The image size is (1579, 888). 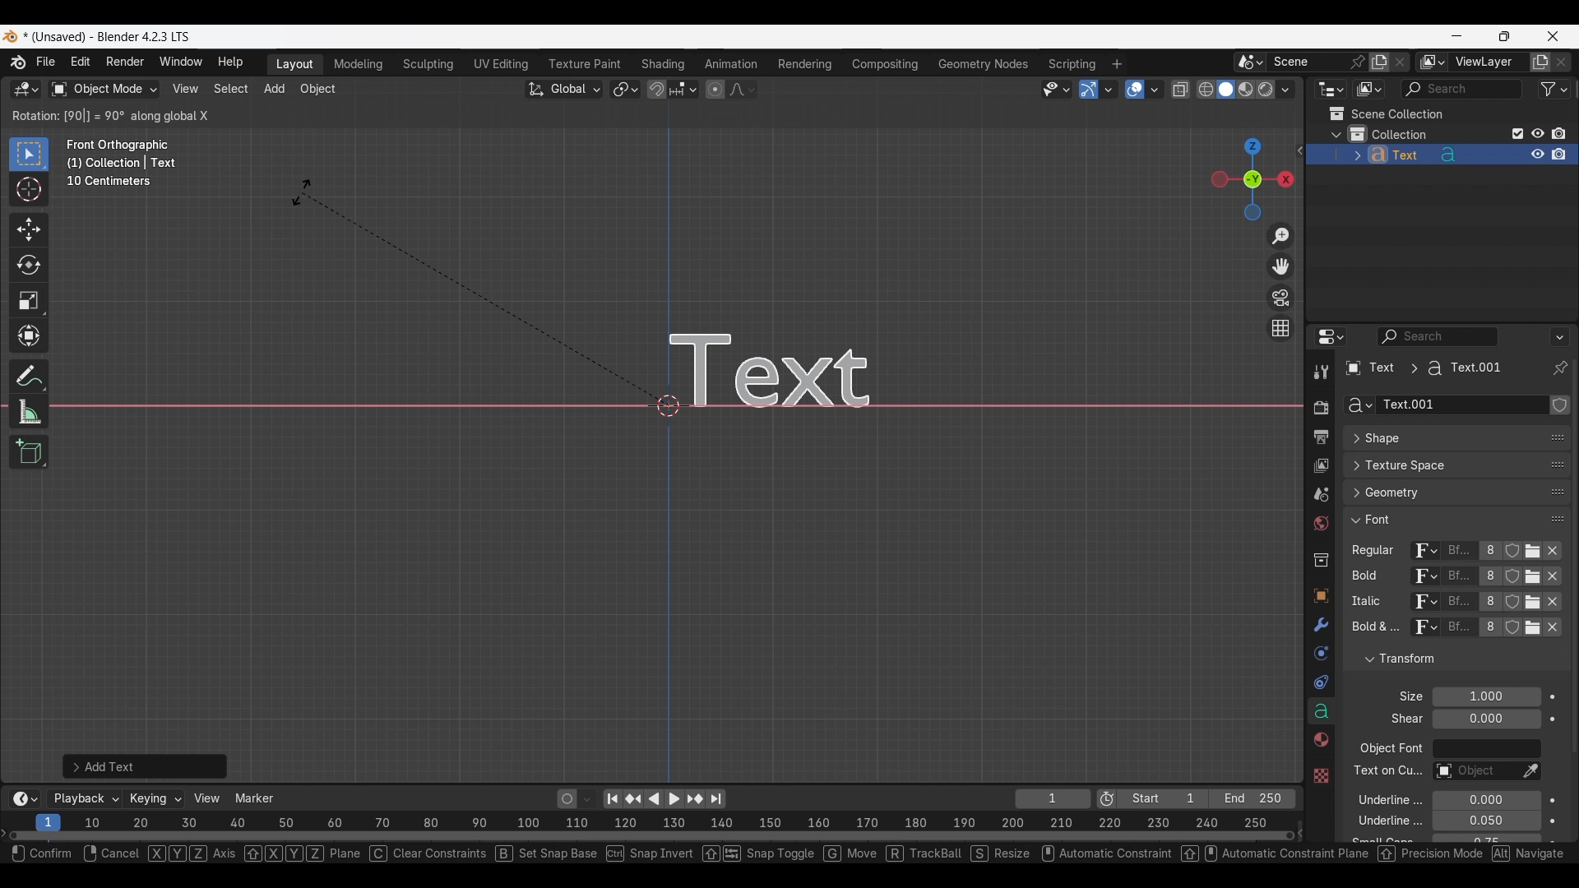 I want to click on Click to expand Texture Space, so click(x=1440, y=465).